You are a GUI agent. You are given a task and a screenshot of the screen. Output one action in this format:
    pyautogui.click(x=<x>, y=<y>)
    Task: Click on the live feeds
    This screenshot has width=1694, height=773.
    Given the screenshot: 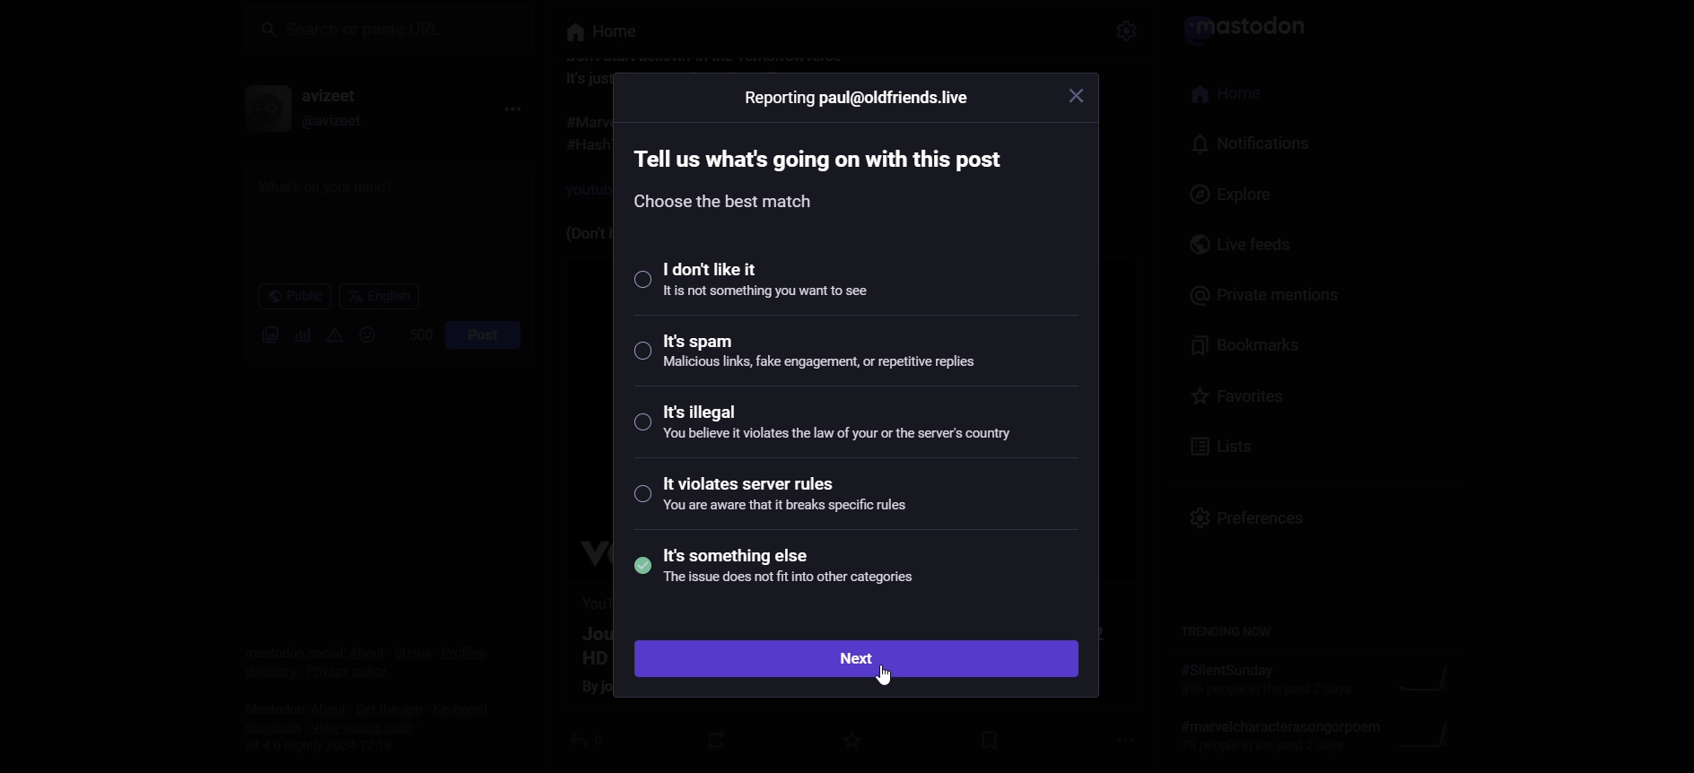 What is the action you would take?
    pyautogui.click(x=1246, y=247)
    